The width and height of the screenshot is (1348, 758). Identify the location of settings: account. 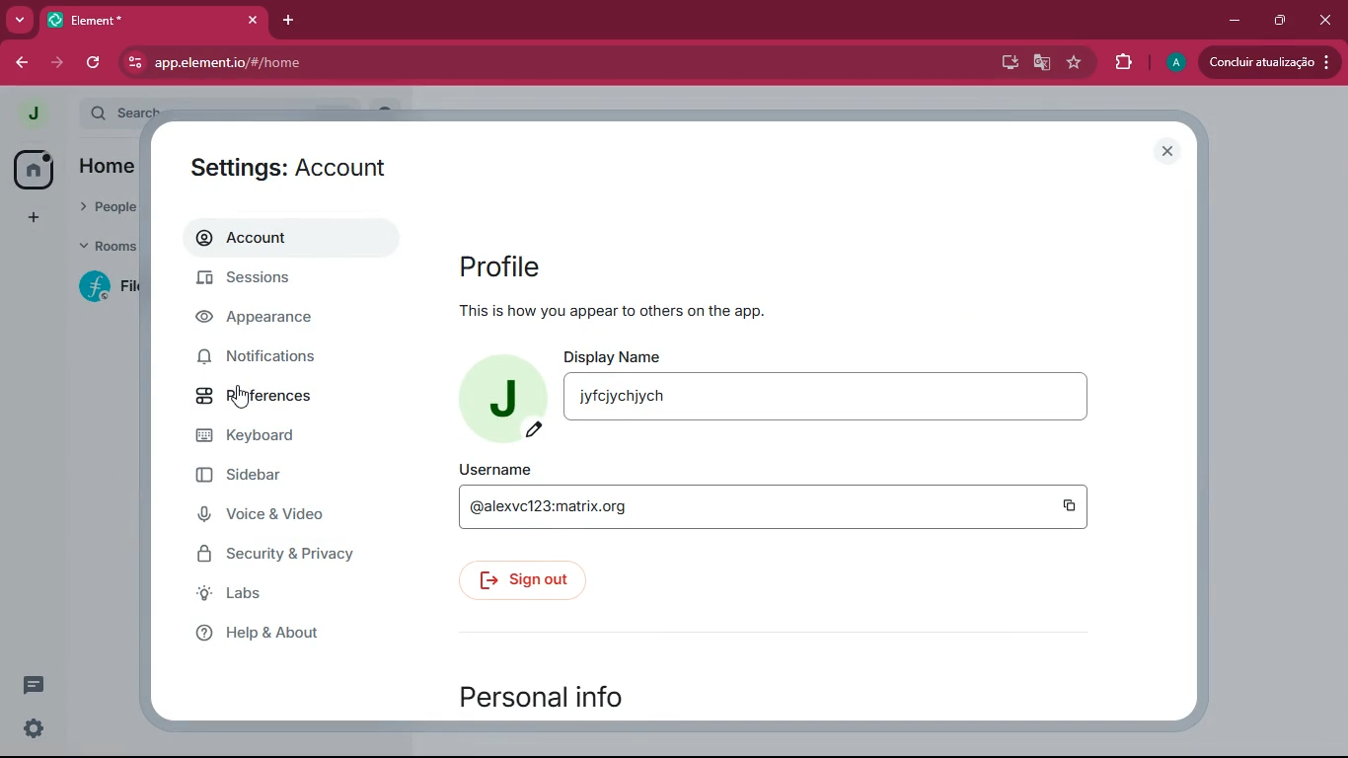
(291, 169).